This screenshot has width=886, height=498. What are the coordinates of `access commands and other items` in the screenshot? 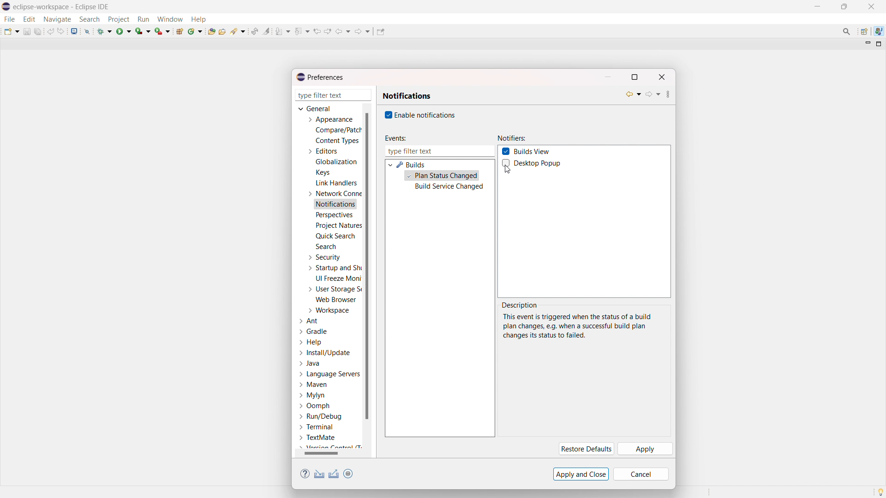 It's located at (847, 31).